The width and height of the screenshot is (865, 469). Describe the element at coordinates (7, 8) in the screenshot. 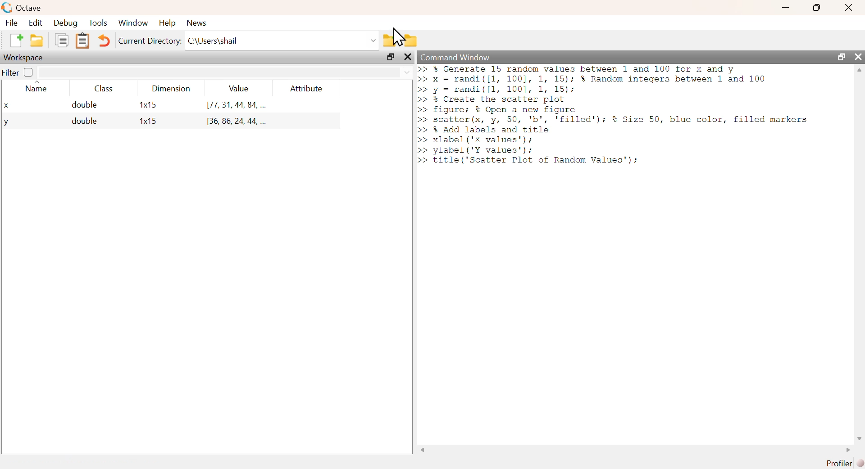

I see `Logo` at that location.